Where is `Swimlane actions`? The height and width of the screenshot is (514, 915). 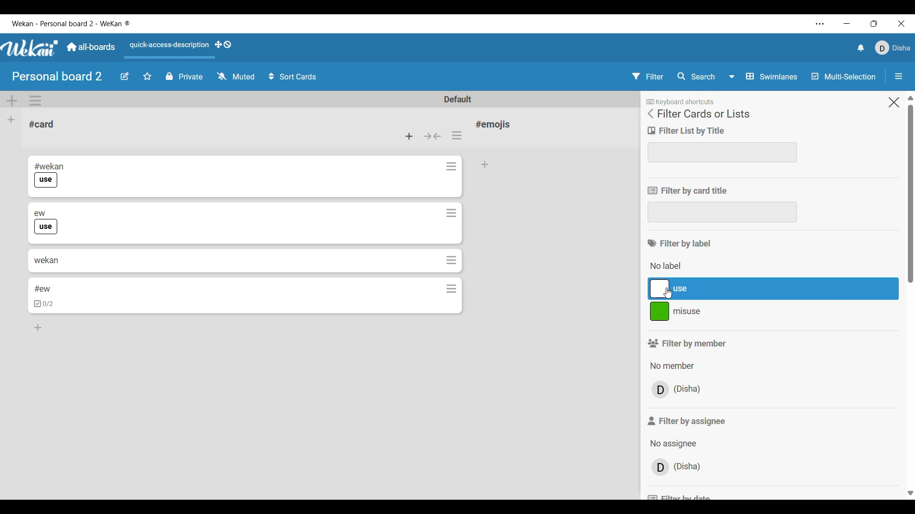
Swimlane actions is located at coordinates (35, 100).